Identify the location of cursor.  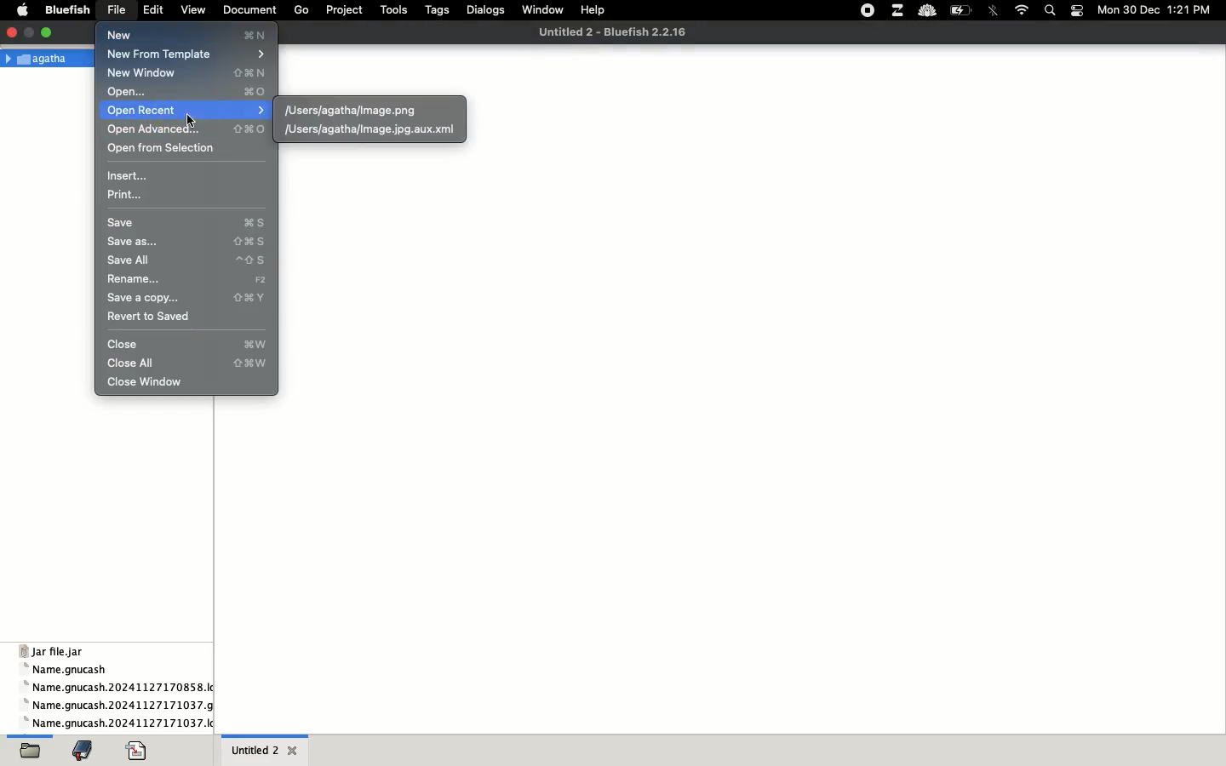
(192, 119).